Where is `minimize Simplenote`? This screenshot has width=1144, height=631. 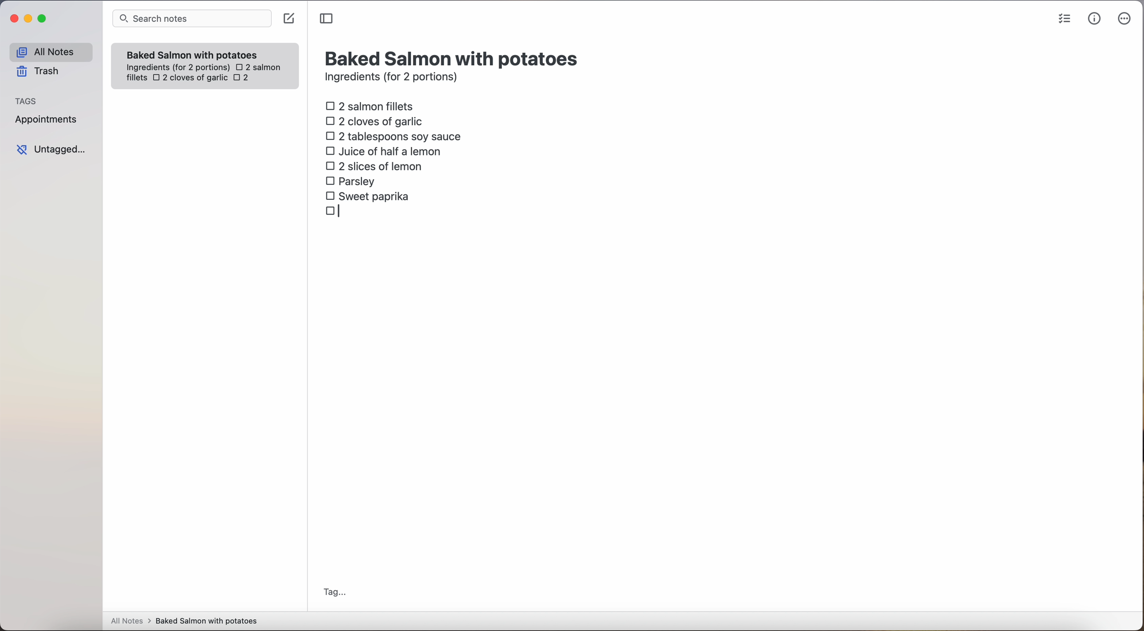 minimize Simplenote is located at coordinates (28, 20).